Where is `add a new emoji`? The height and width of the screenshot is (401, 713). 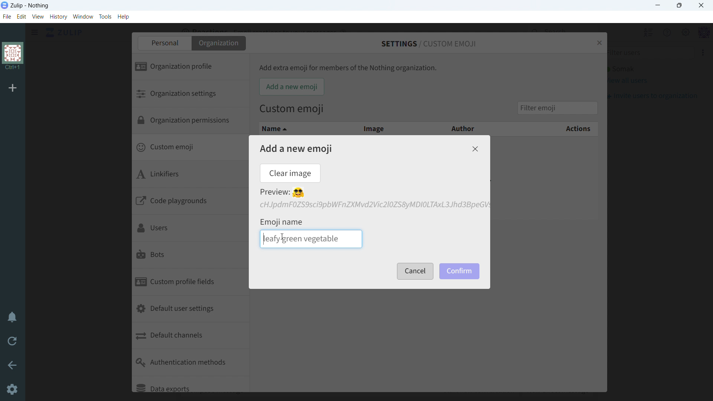
add a new emoji is located at coordinates (296, 149).